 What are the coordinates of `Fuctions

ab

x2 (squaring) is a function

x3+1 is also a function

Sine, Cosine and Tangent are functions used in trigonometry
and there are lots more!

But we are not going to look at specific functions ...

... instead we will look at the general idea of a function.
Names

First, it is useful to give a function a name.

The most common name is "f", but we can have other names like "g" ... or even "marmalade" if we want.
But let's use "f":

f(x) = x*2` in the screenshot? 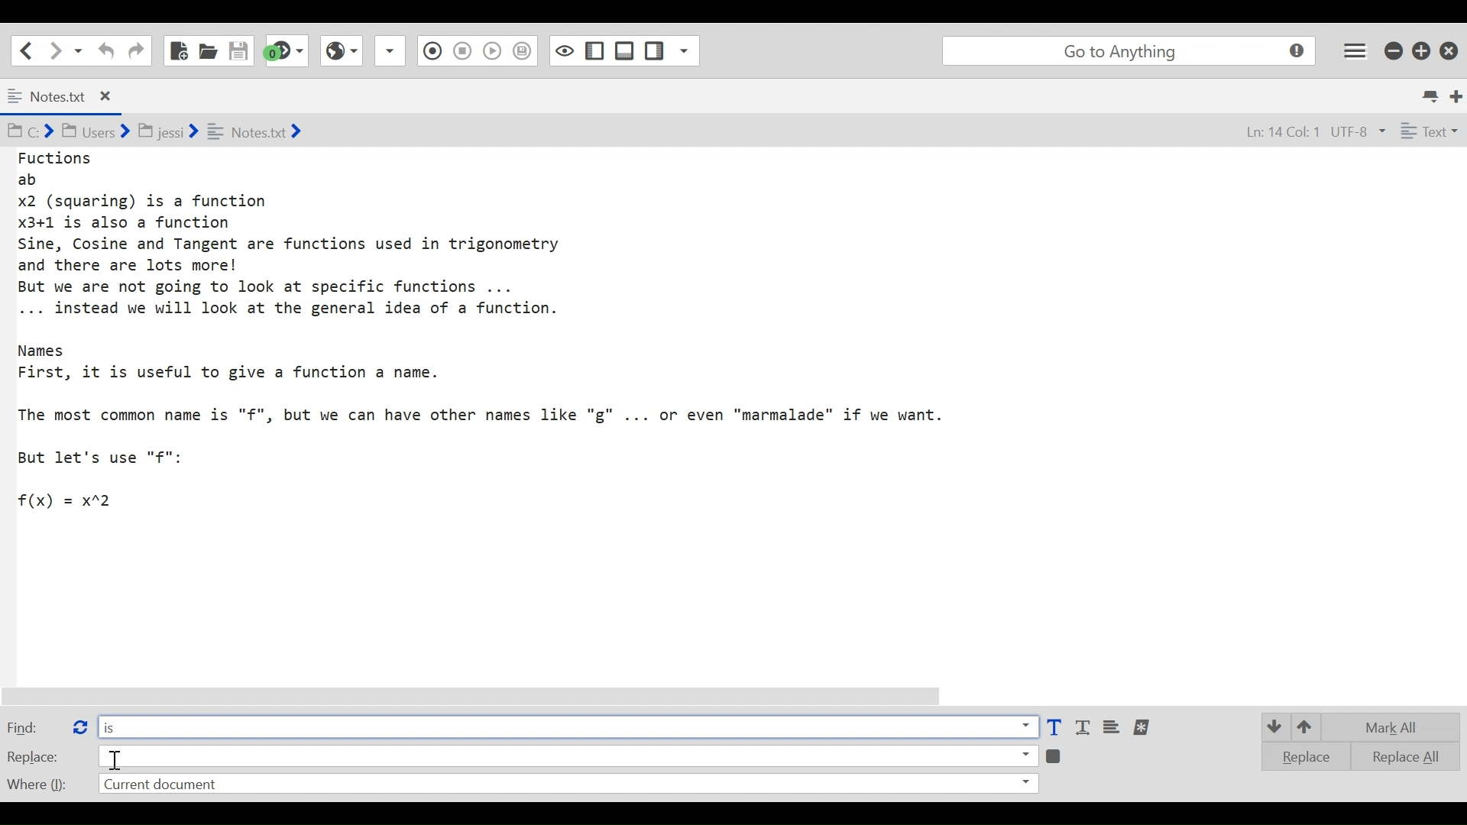 It's located at (500, 331).